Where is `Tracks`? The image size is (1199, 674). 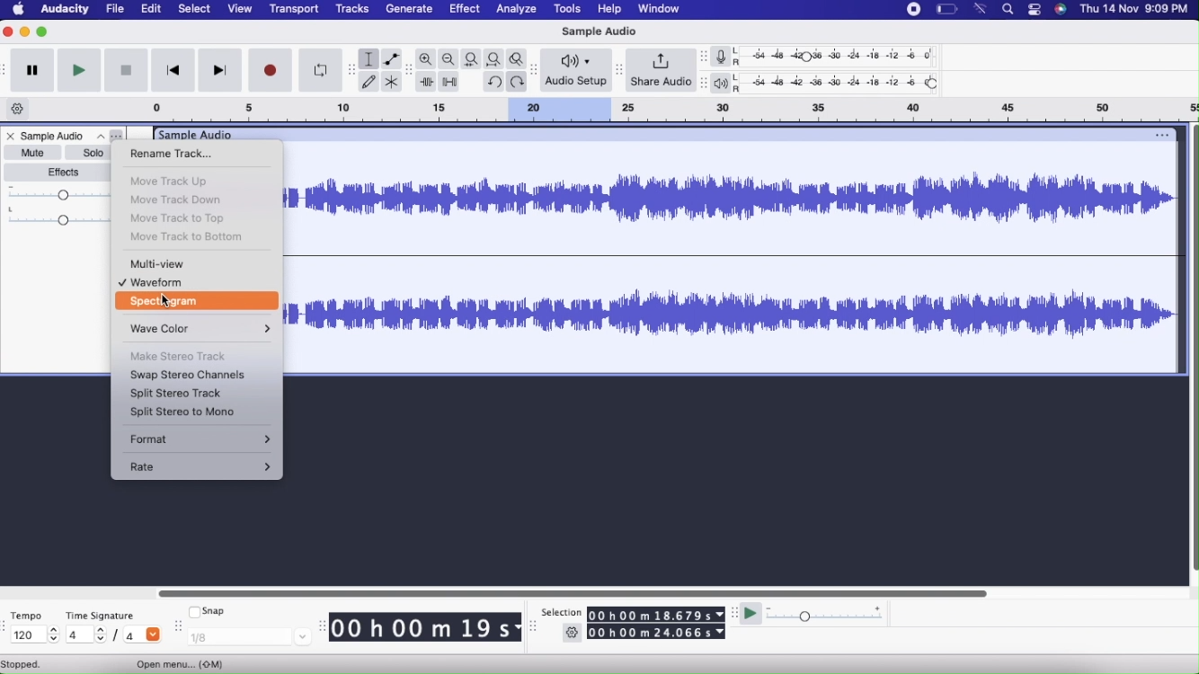
Tracks is located at coordinates (352, 9).